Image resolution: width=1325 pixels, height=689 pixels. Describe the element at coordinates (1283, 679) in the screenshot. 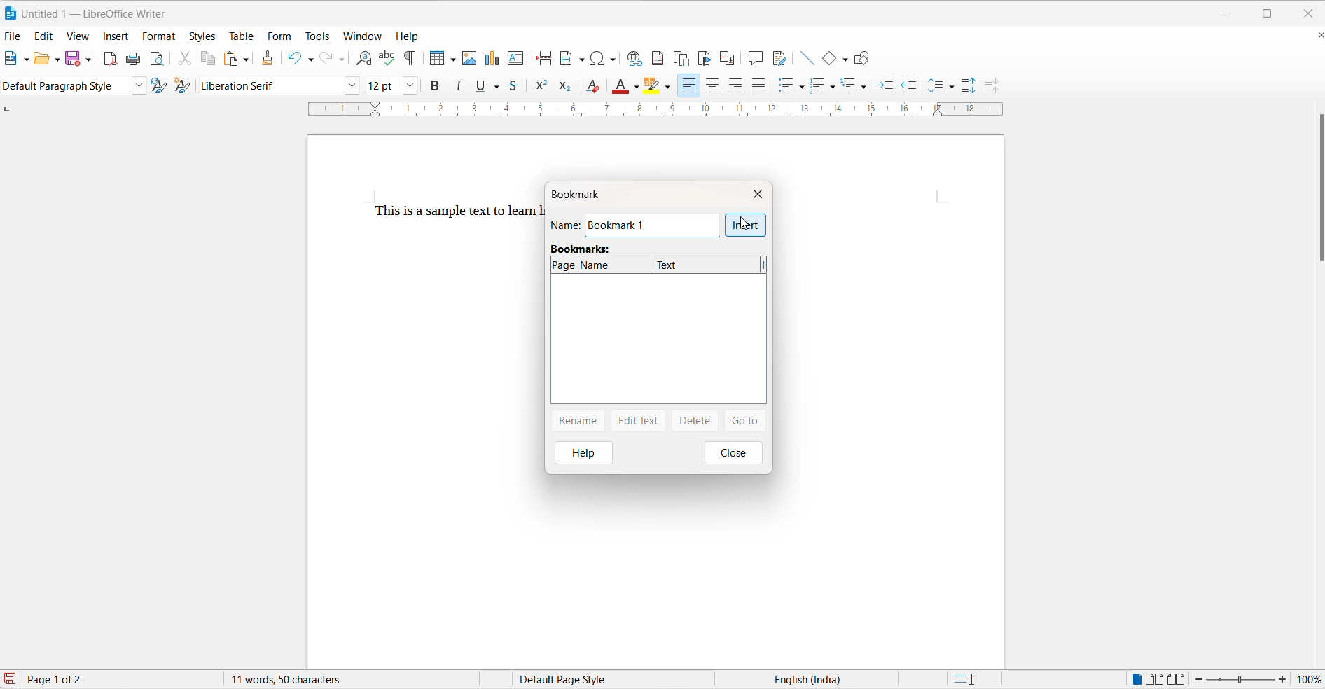

I see `increase zoom` at that location.